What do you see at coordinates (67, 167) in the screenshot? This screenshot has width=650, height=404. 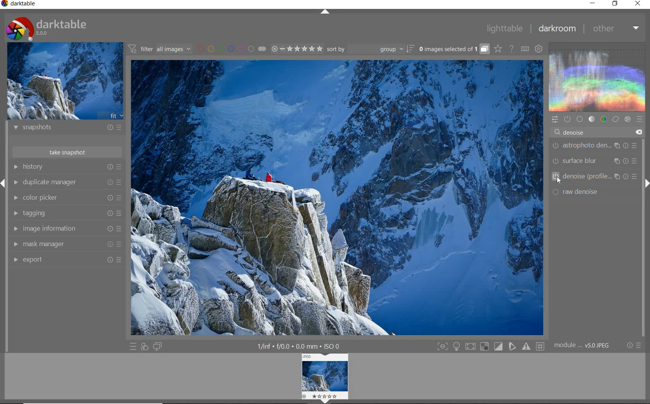 I see `history` at bounding box center [67, 167].